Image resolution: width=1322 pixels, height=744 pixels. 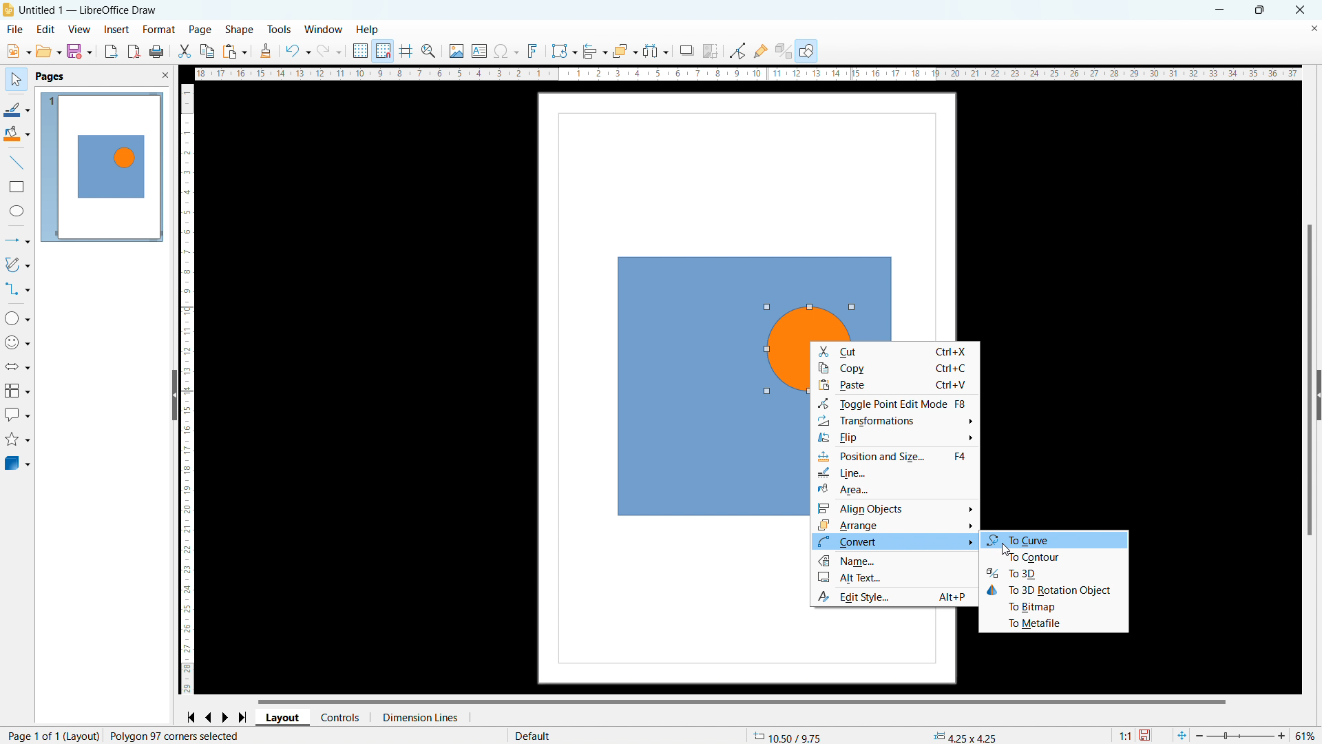 What do you see at coordinates (51, 76) in the screenshot?
I see `pages` at bounding box center [51, 76].